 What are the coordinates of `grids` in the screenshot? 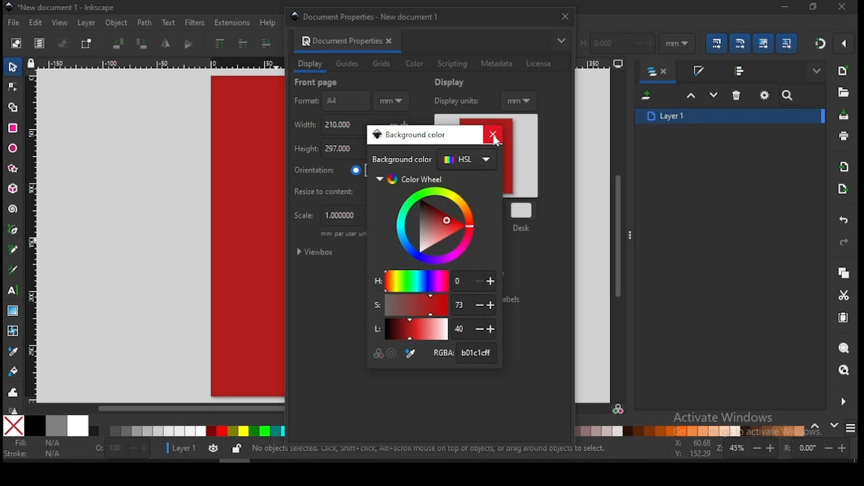 It's located at (381, 63).